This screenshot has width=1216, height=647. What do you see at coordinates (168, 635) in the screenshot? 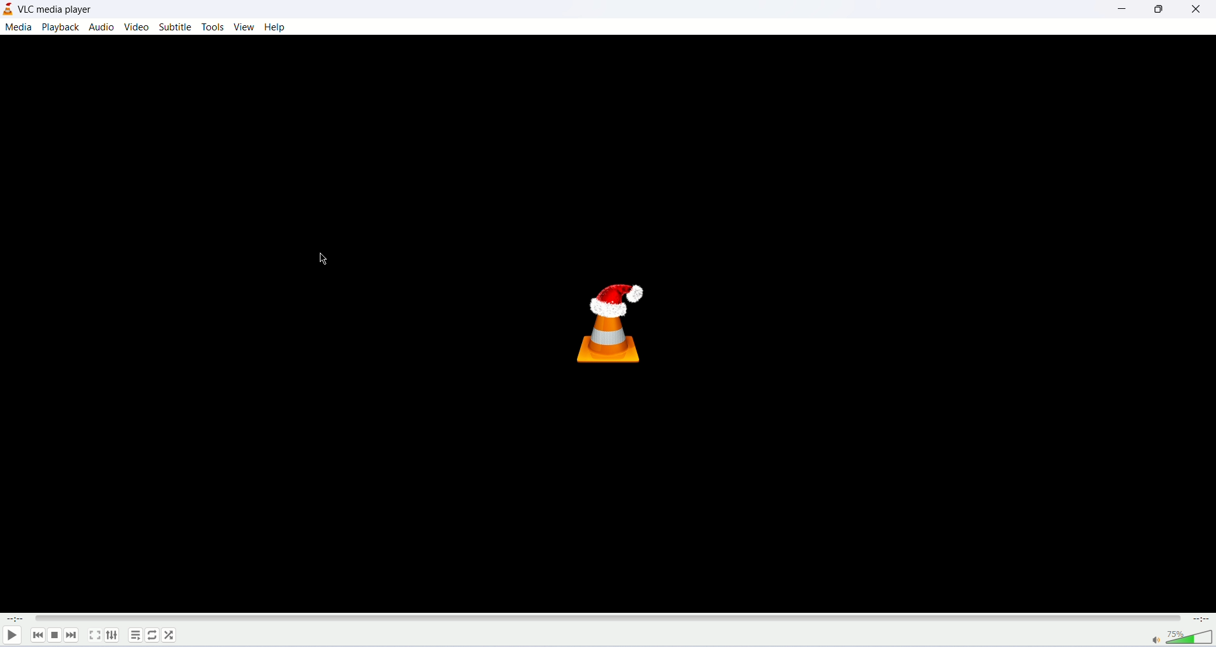
I see `random` at bounding box center [168, 635].